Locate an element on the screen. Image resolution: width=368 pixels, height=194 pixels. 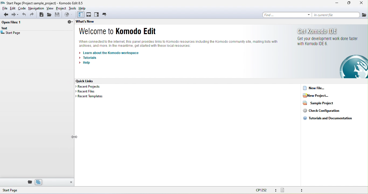
get komodo ide is located at coordinates (328, 39).